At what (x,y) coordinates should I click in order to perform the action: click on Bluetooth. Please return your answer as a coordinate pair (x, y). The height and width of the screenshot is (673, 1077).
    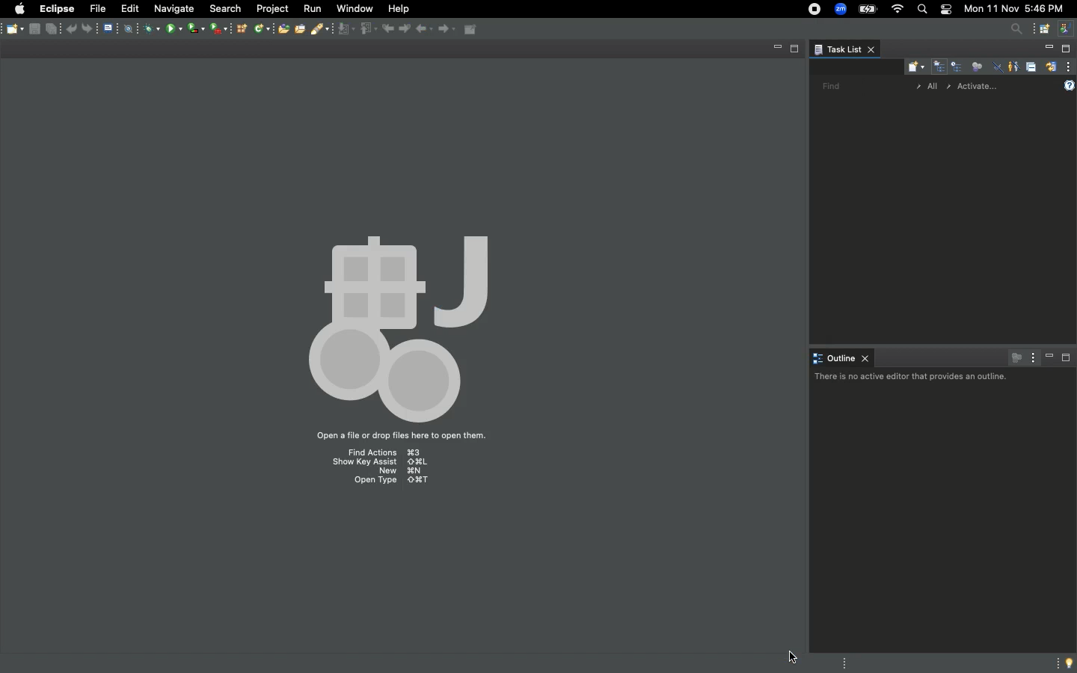
    Looking at the image, I should click on (206, 31).